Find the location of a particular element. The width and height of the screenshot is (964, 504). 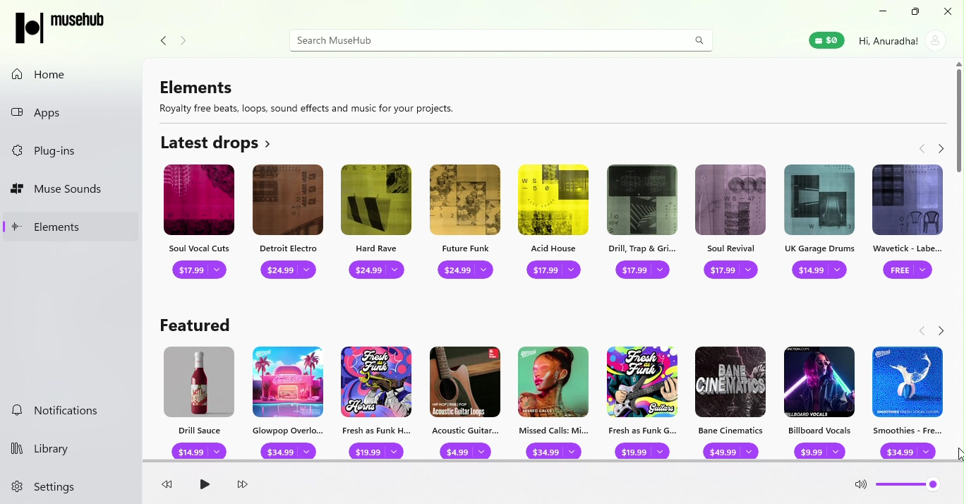

Hard Rave is located at coordinates (378, 222).